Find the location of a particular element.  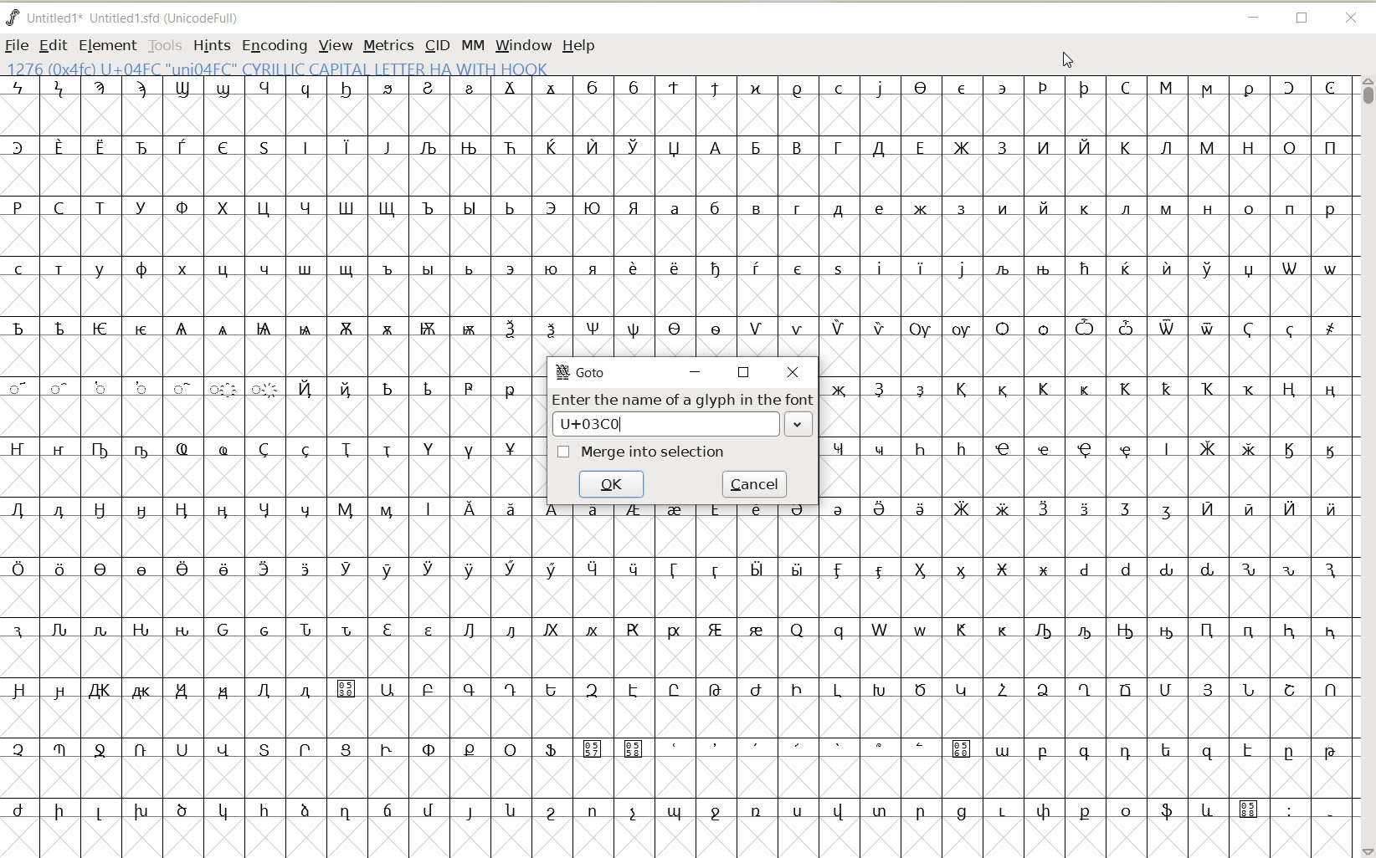

GLYPHY INFO is located at coordinates (281, 67).